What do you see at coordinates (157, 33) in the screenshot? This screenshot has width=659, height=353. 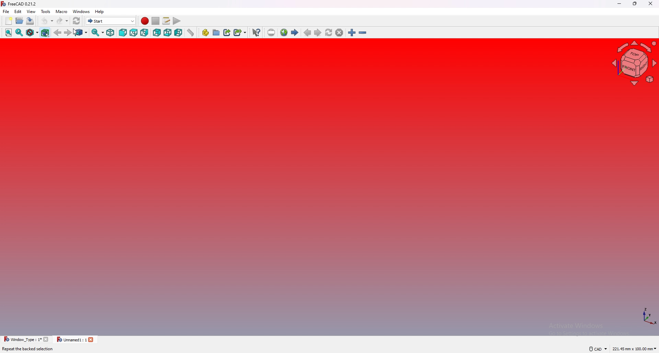 I see `rear` at bounding box center [157, 33].